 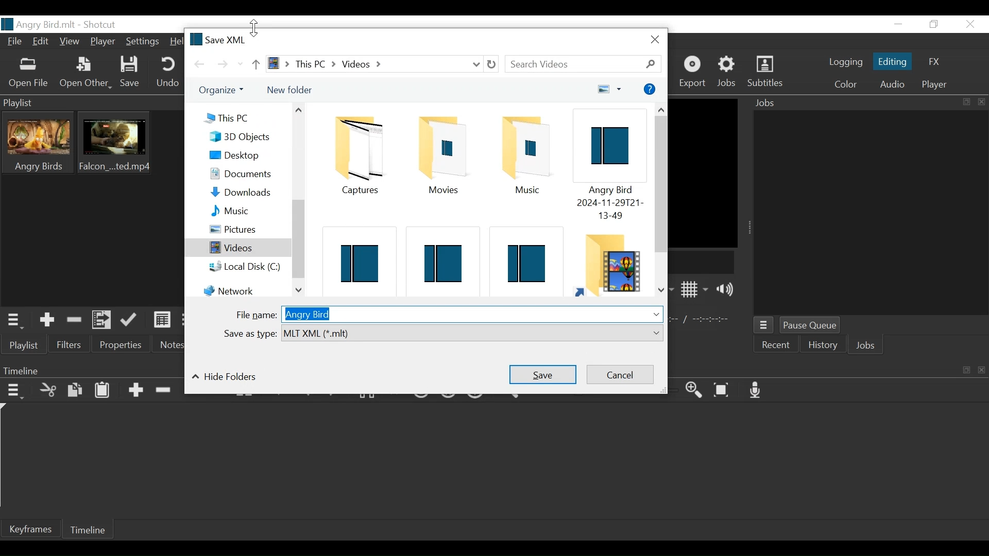 I want to click on In point, so click(x=704, y=319).